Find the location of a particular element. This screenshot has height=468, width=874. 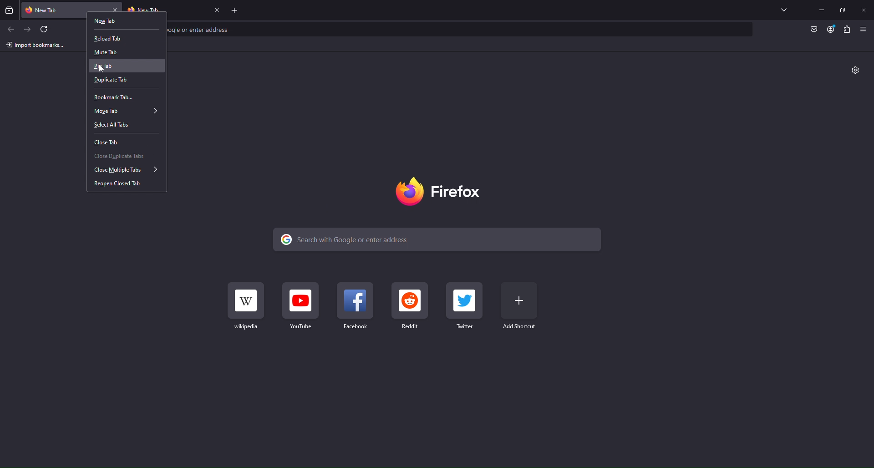

Search Bar is located at coordinates (440, 239).